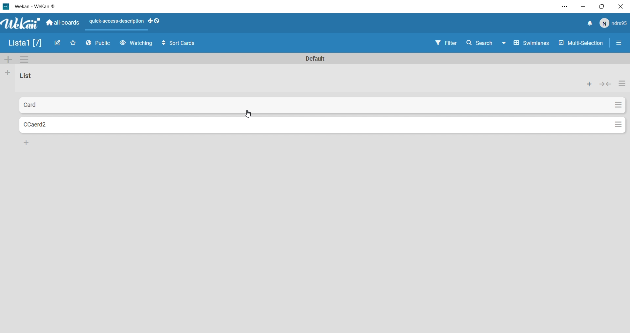 The height and width of the screenshot is (333, 630). I want to click on Settings, so click(26, 60).